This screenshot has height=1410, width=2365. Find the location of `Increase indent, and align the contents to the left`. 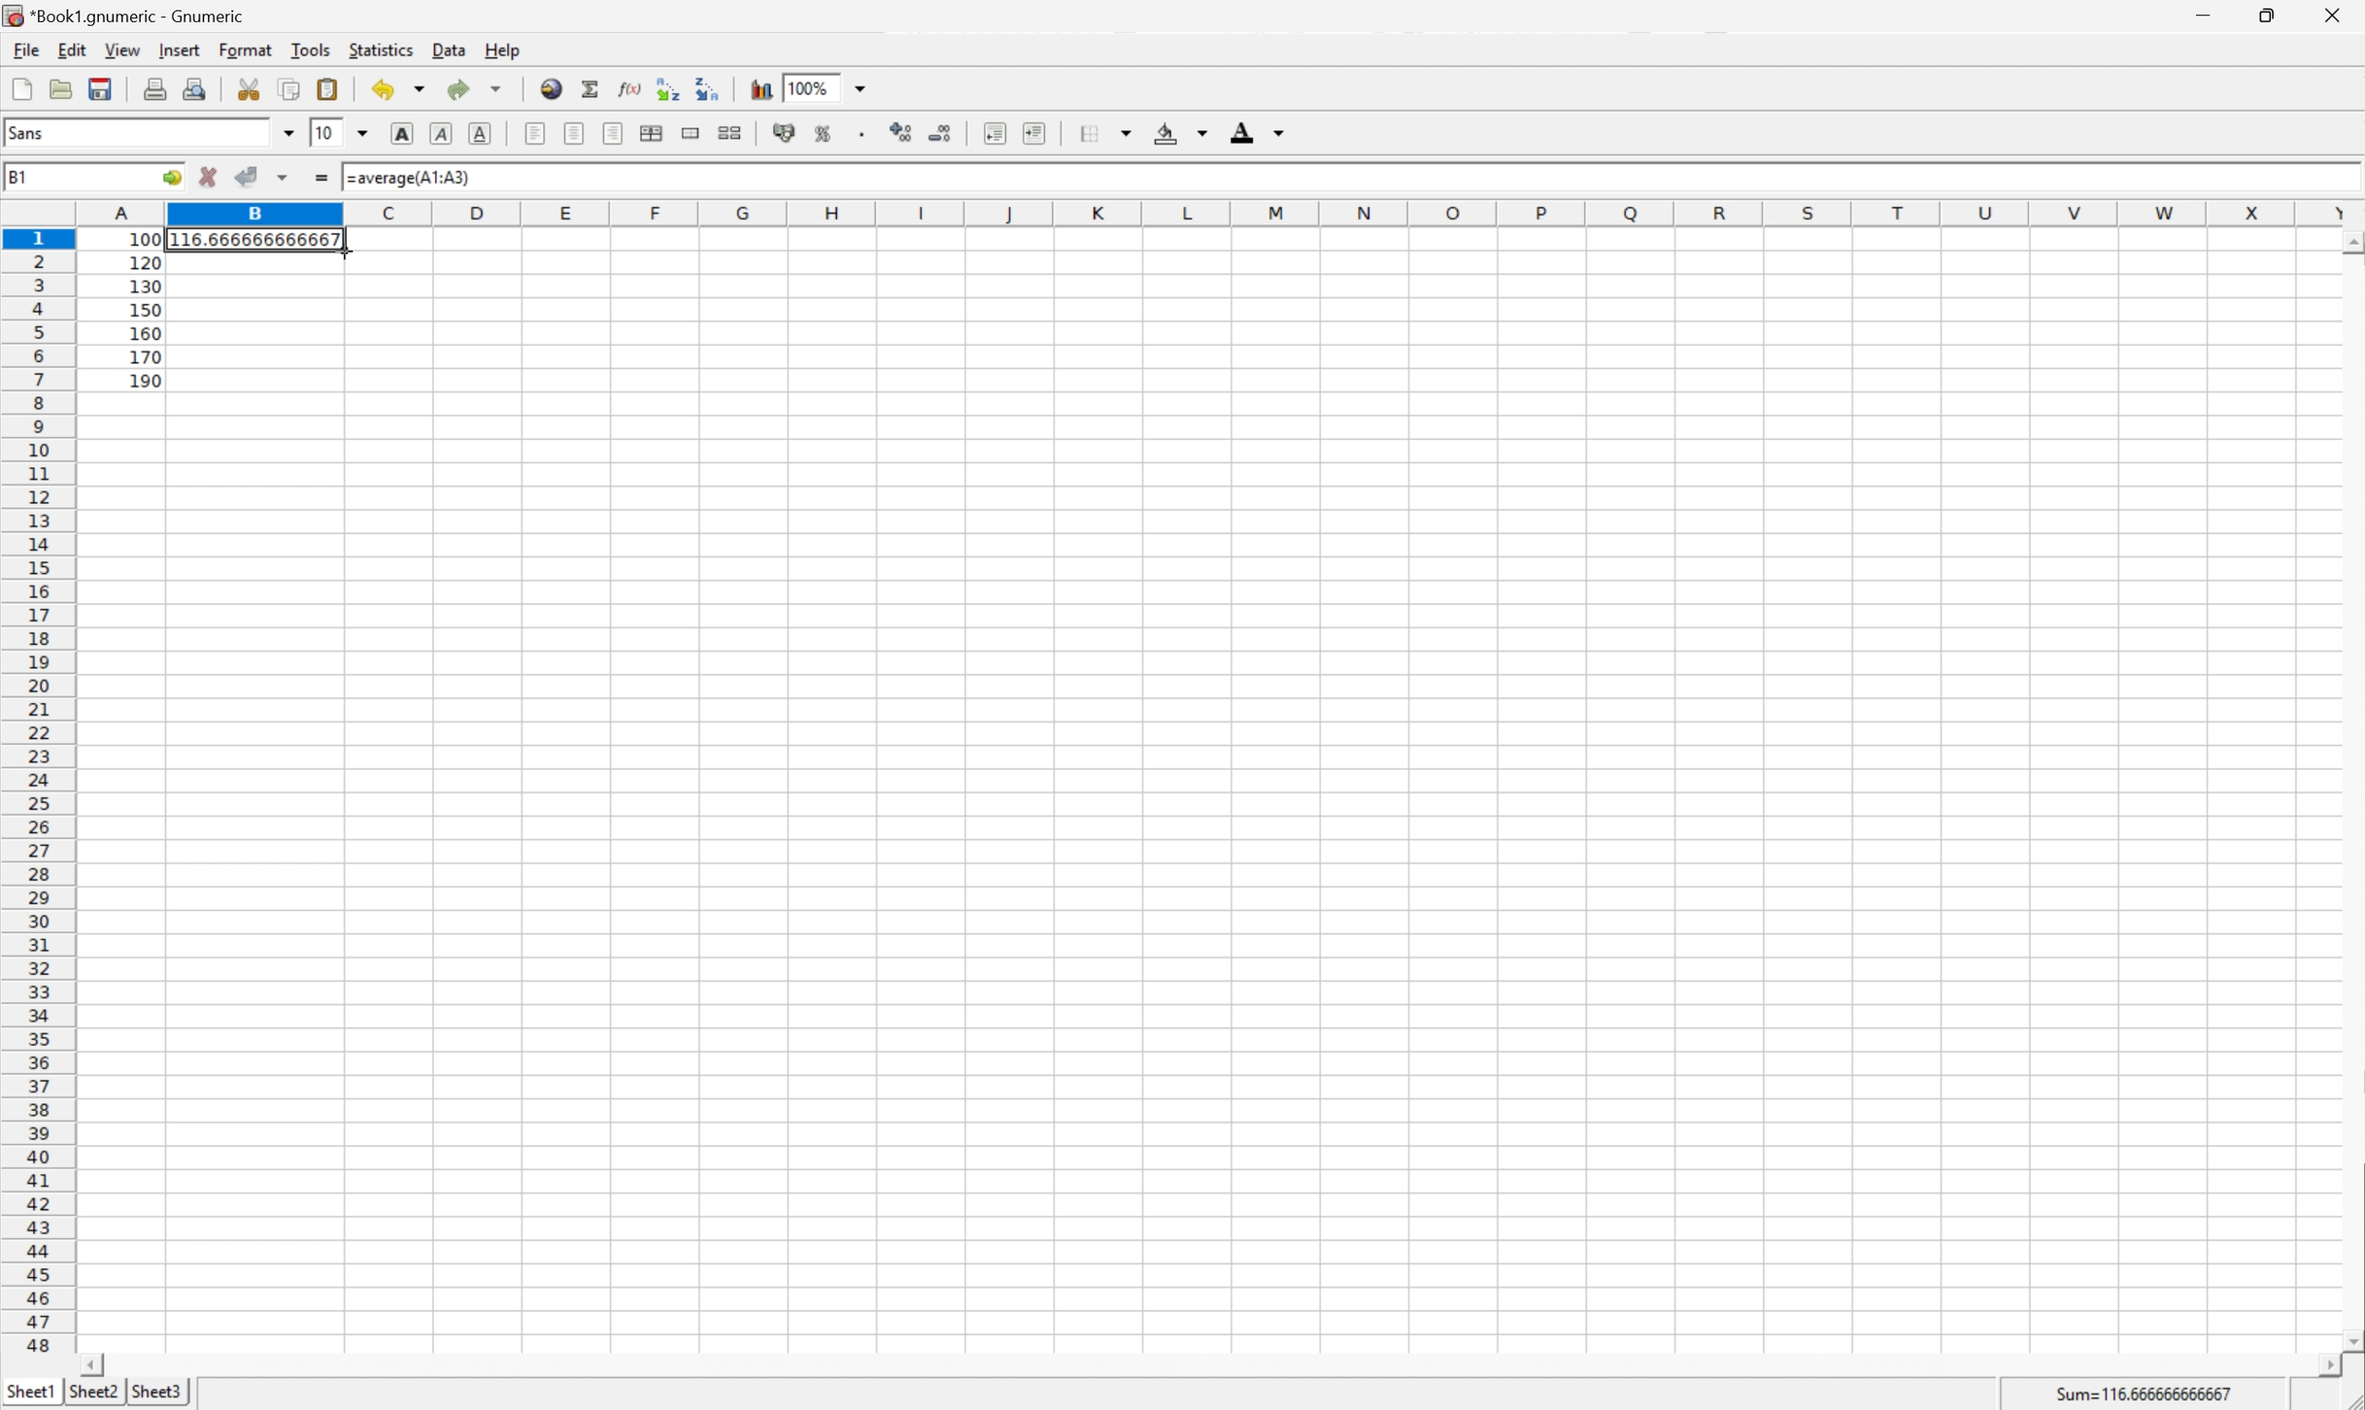

Increase indent, and align the contents to the left is located at coordinates (1039, 135).